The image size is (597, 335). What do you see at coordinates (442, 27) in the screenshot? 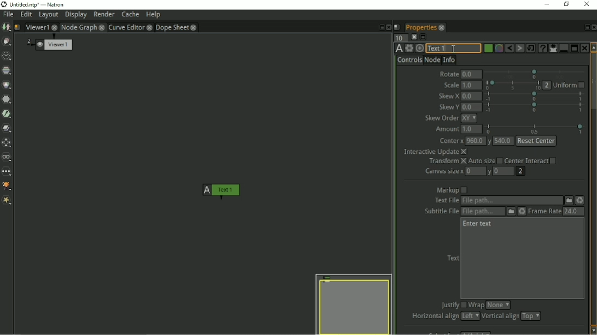
I see `close` at bounding box center [442, 27].